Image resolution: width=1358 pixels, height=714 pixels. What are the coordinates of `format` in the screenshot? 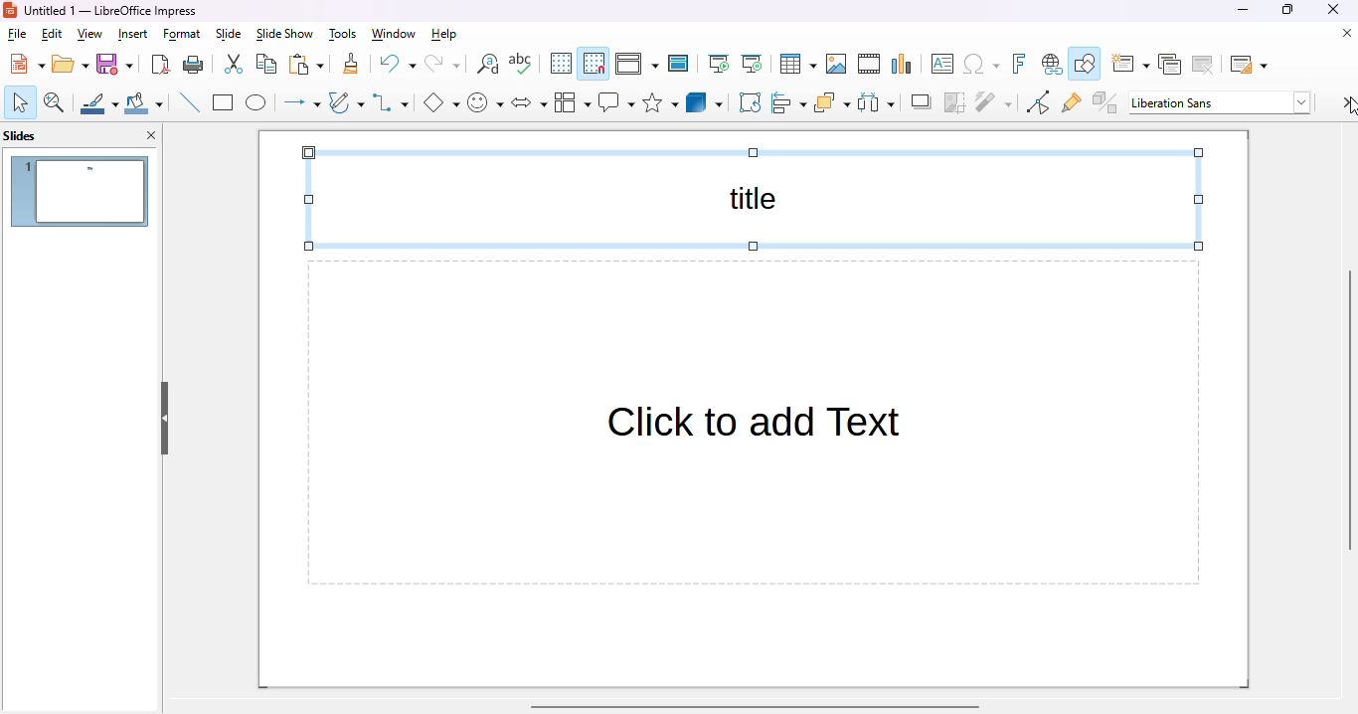 It's located at (182, 35).